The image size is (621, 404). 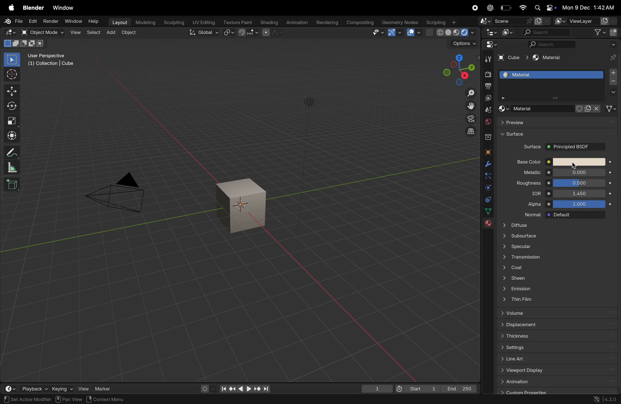 What do you see at coordinates (486, 151) in the screenshot?
I see `objects` at bounding box center [486, 151].